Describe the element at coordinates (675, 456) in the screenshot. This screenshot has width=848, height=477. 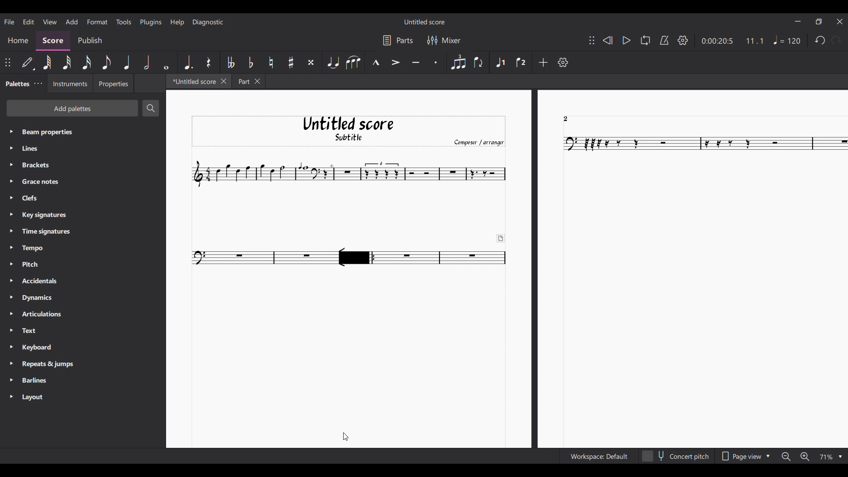
I see `Toggle for concert pitch` at that location.